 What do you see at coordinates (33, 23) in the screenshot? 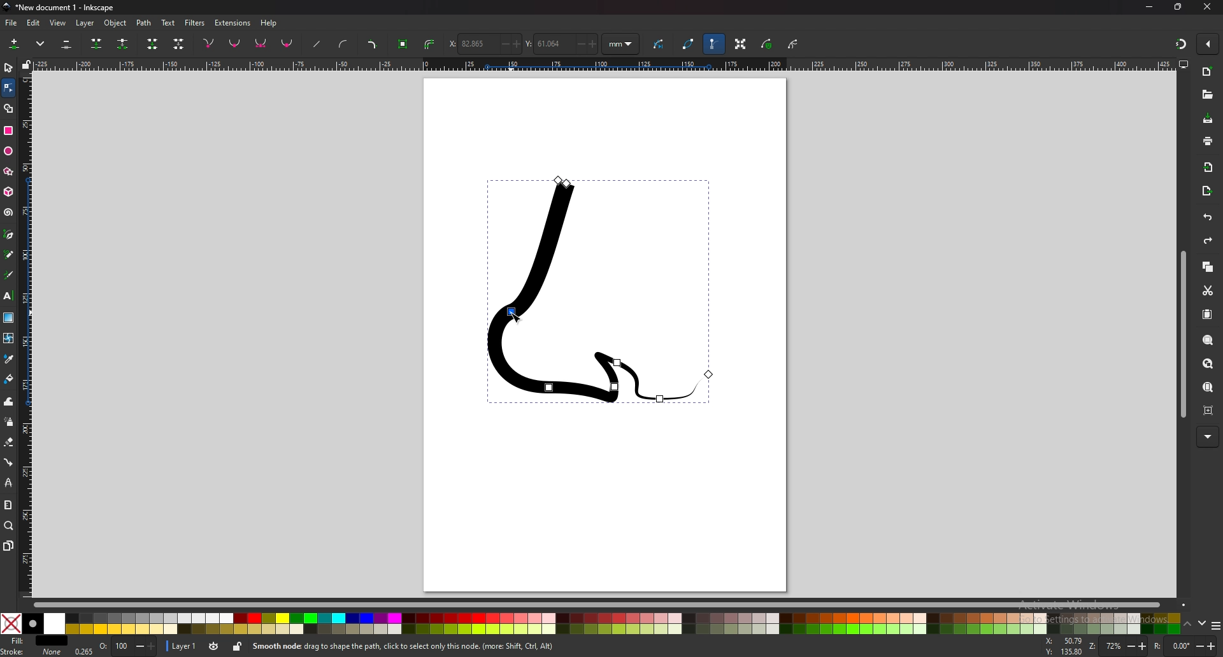
I see `edit` at bounding box center [33, 23].